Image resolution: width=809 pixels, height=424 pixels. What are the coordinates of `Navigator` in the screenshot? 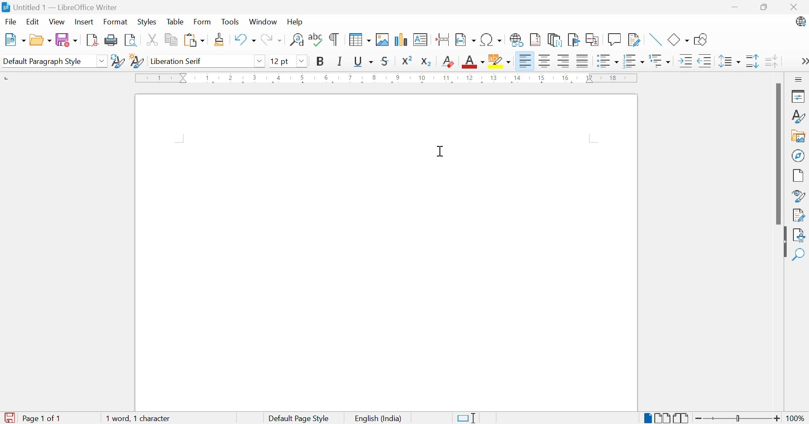 It's located at (798, 156).